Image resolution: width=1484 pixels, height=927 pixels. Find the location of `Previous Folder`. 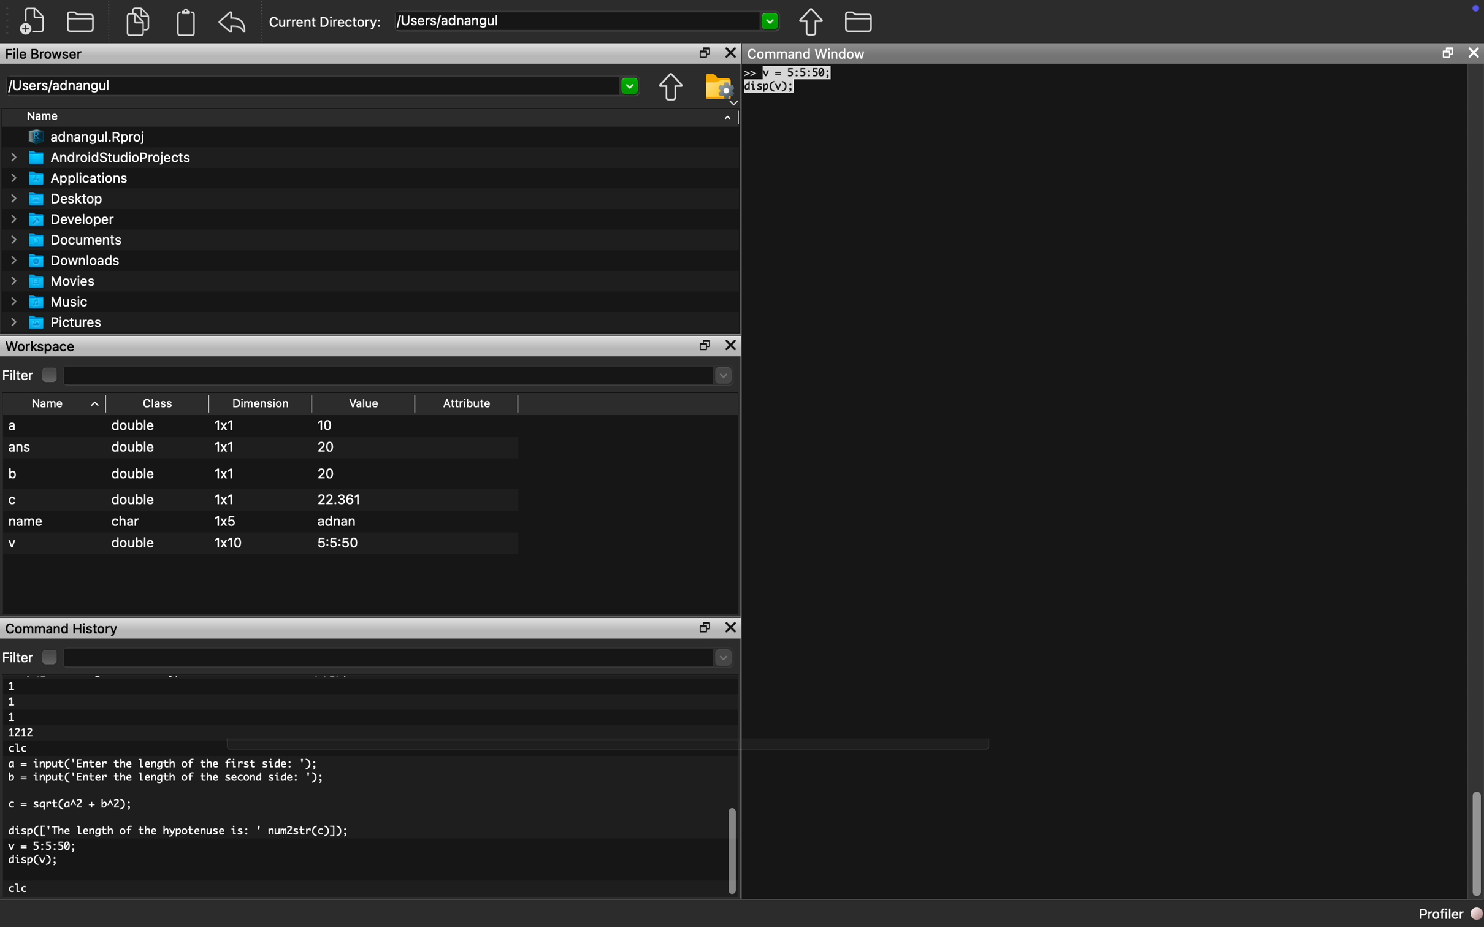

Previous Folder is located at coordinates (811, 21).